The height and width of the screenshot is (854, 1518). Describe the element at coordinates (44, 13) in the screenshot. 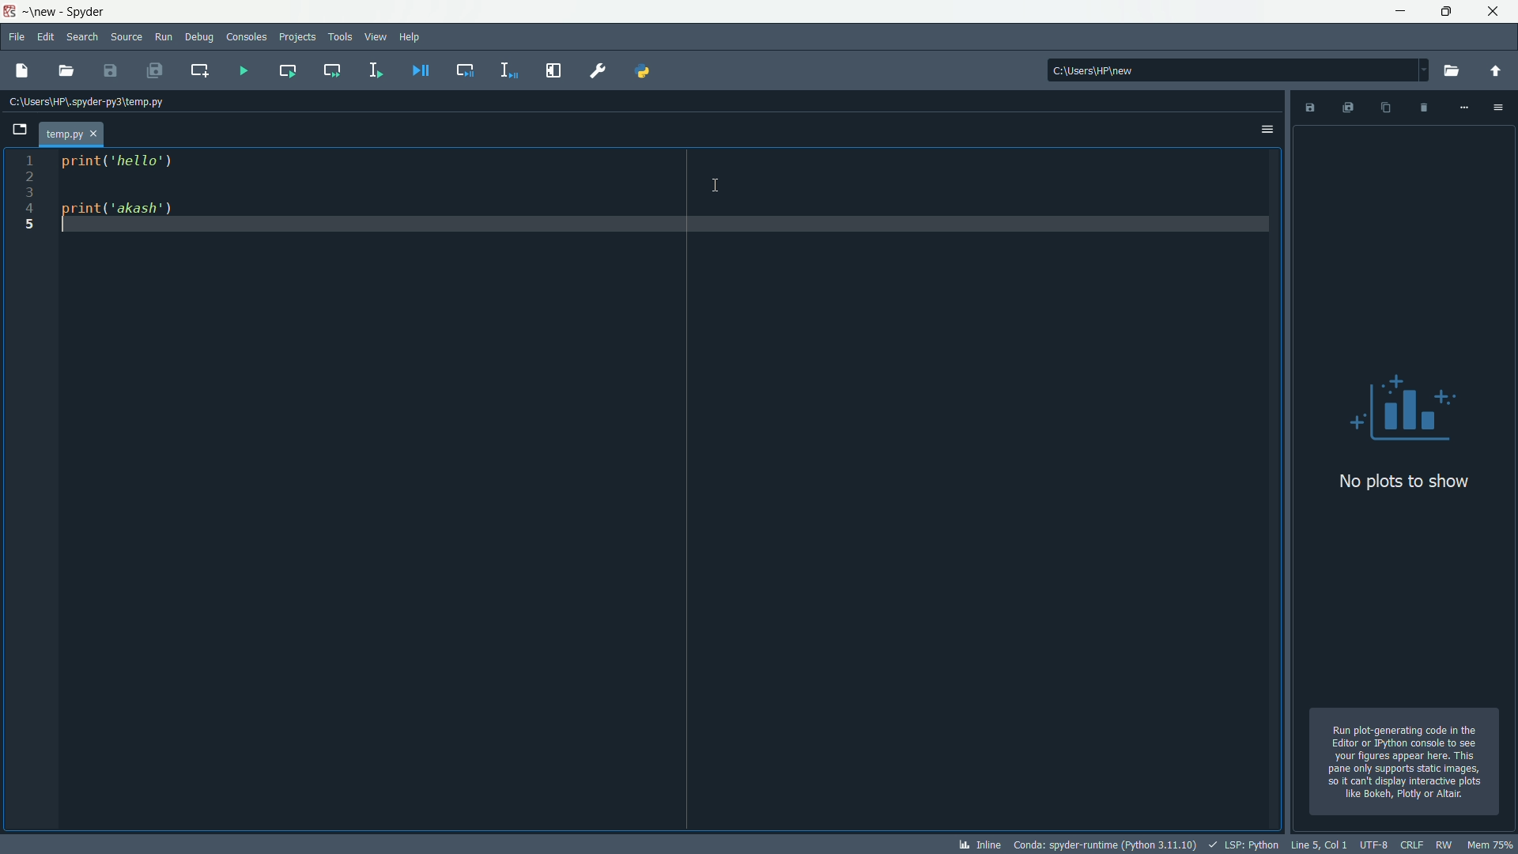

I see `~\new` at that location.